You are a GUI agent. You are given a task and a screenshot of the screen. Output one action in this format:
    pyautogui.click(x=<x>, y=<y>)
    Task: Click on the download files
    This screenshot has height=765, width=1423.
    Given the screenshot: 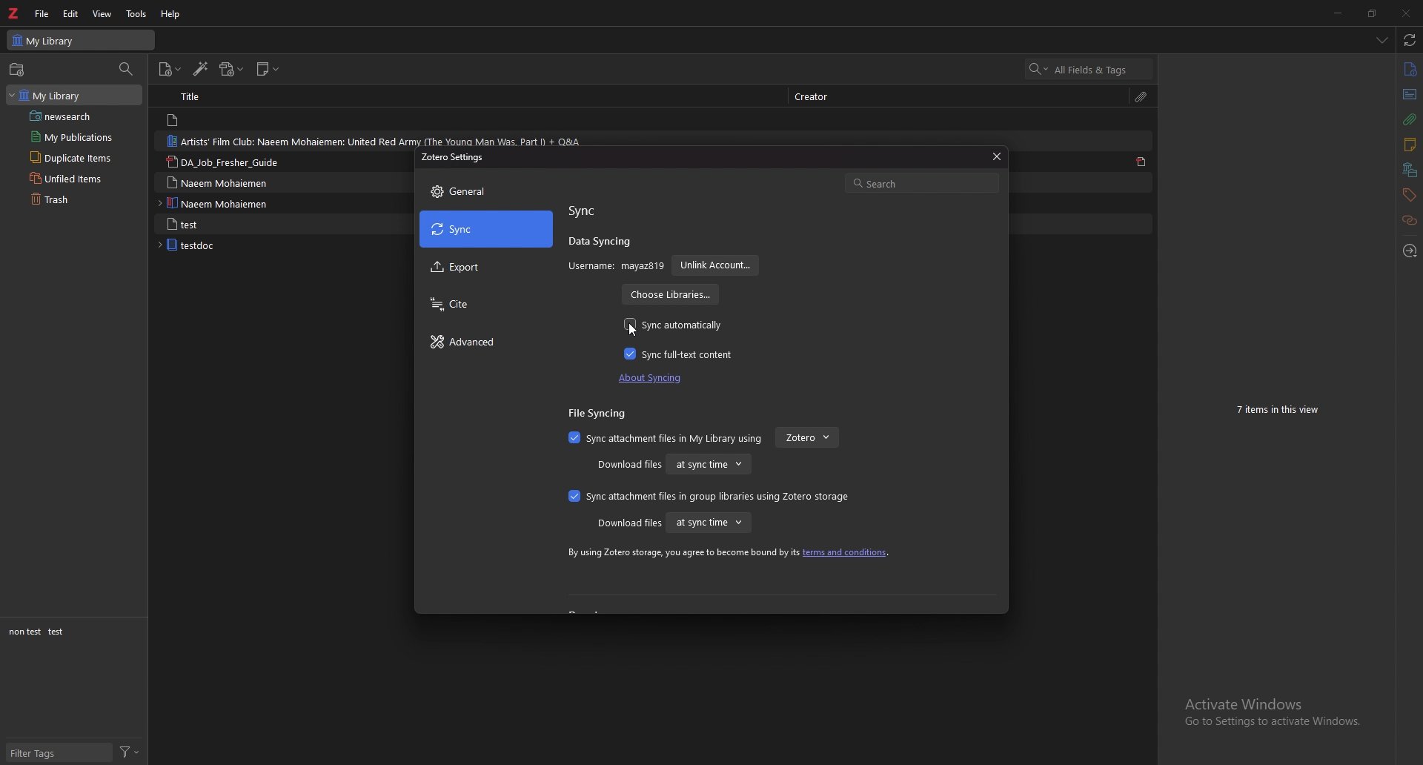 What is the action you would take?
    pyautogui.click(x=628, y=466)
    